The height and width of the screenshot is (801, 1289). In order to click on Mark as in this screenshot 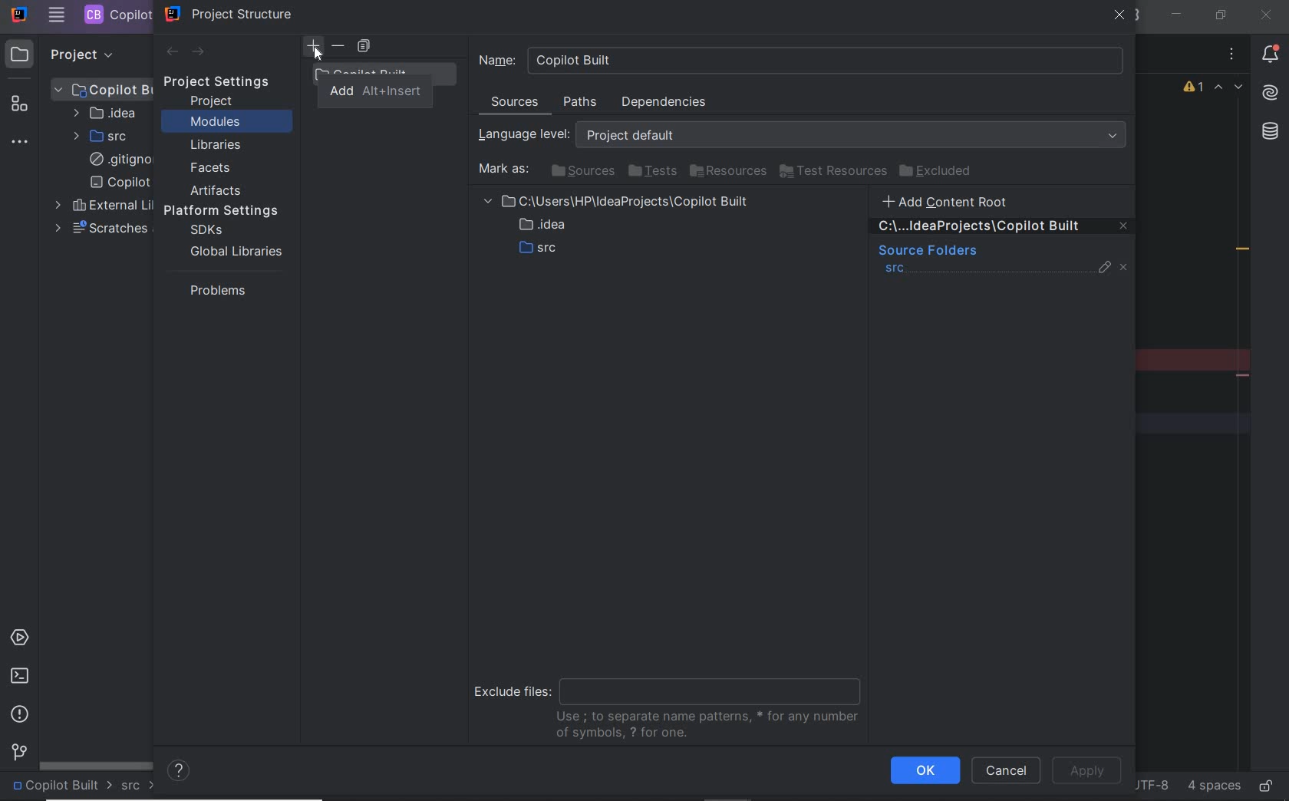, I will do `click(502, 170)`.